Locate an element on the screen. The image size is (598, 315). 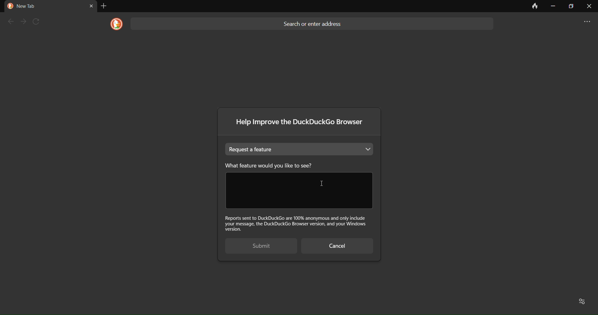
cancel is located at coordinates (337, 247).